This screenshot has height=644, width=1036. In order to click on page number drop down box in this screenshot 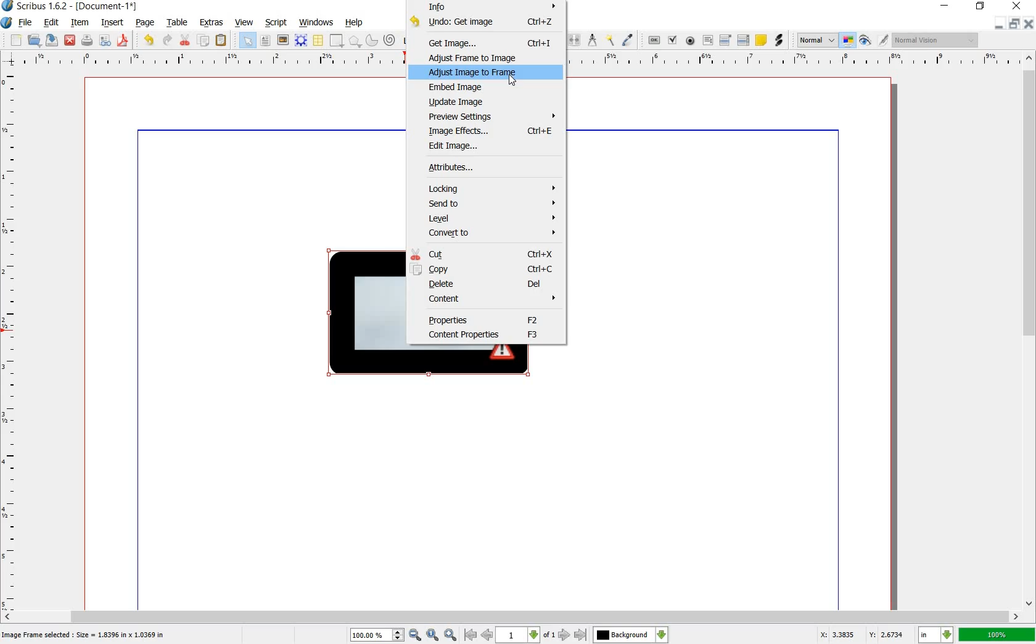, I will do `click(525, 634)`.